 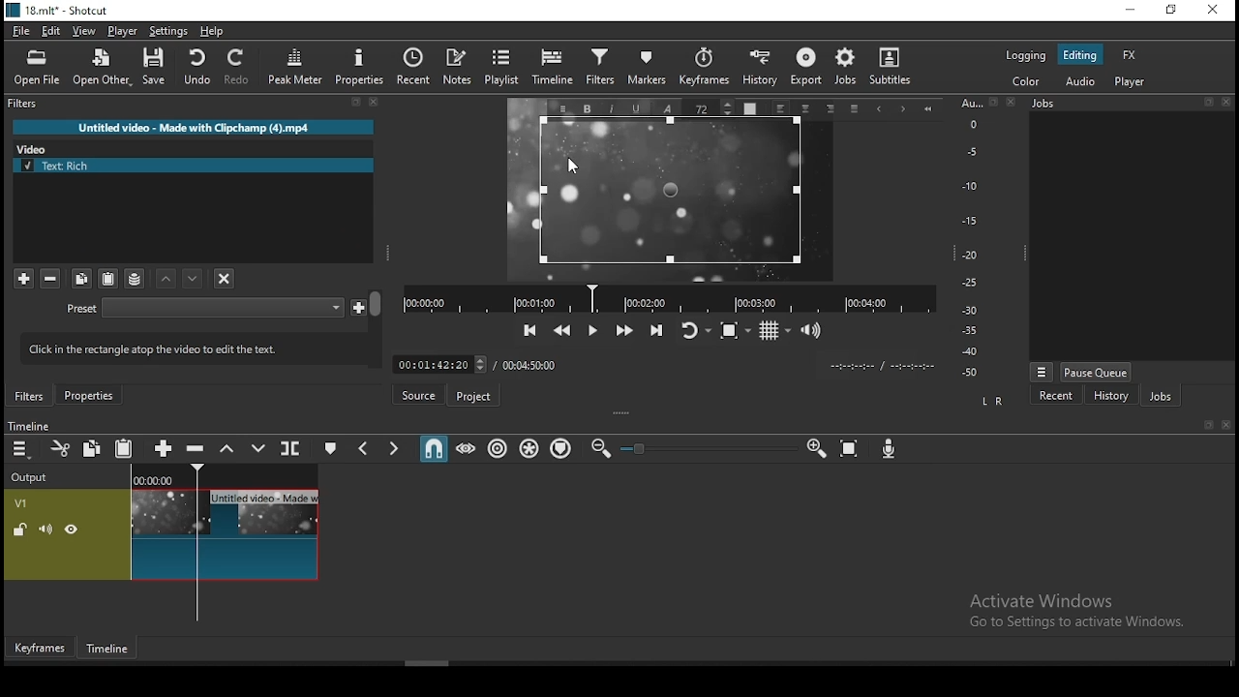 I want to click on zoom timeline to fit, so click(x=850, y=448).